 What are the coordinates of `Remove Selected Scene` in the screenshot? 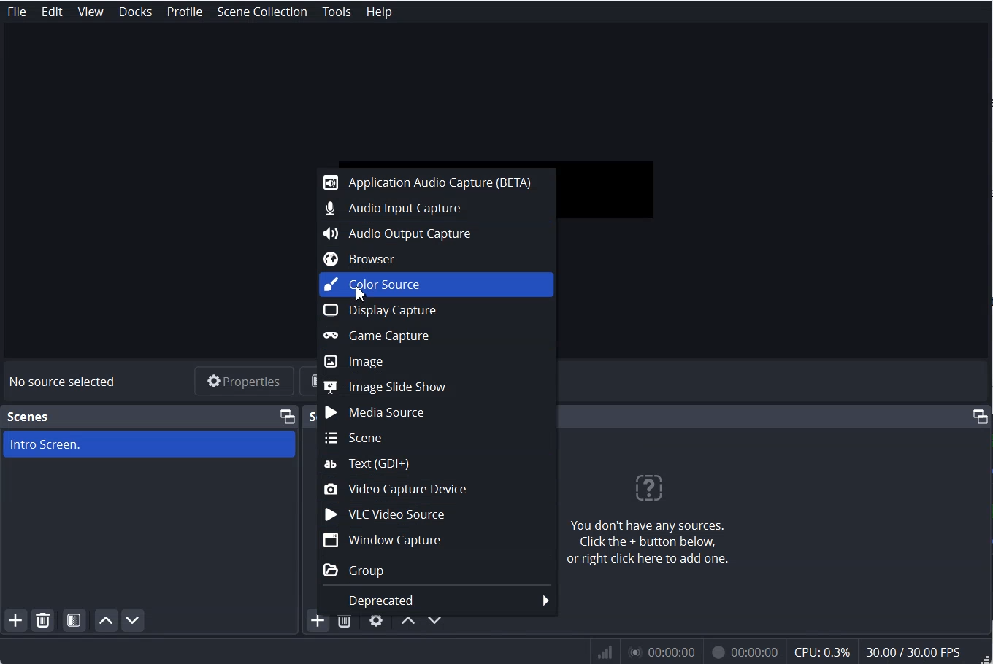 It's located at (45, 622).